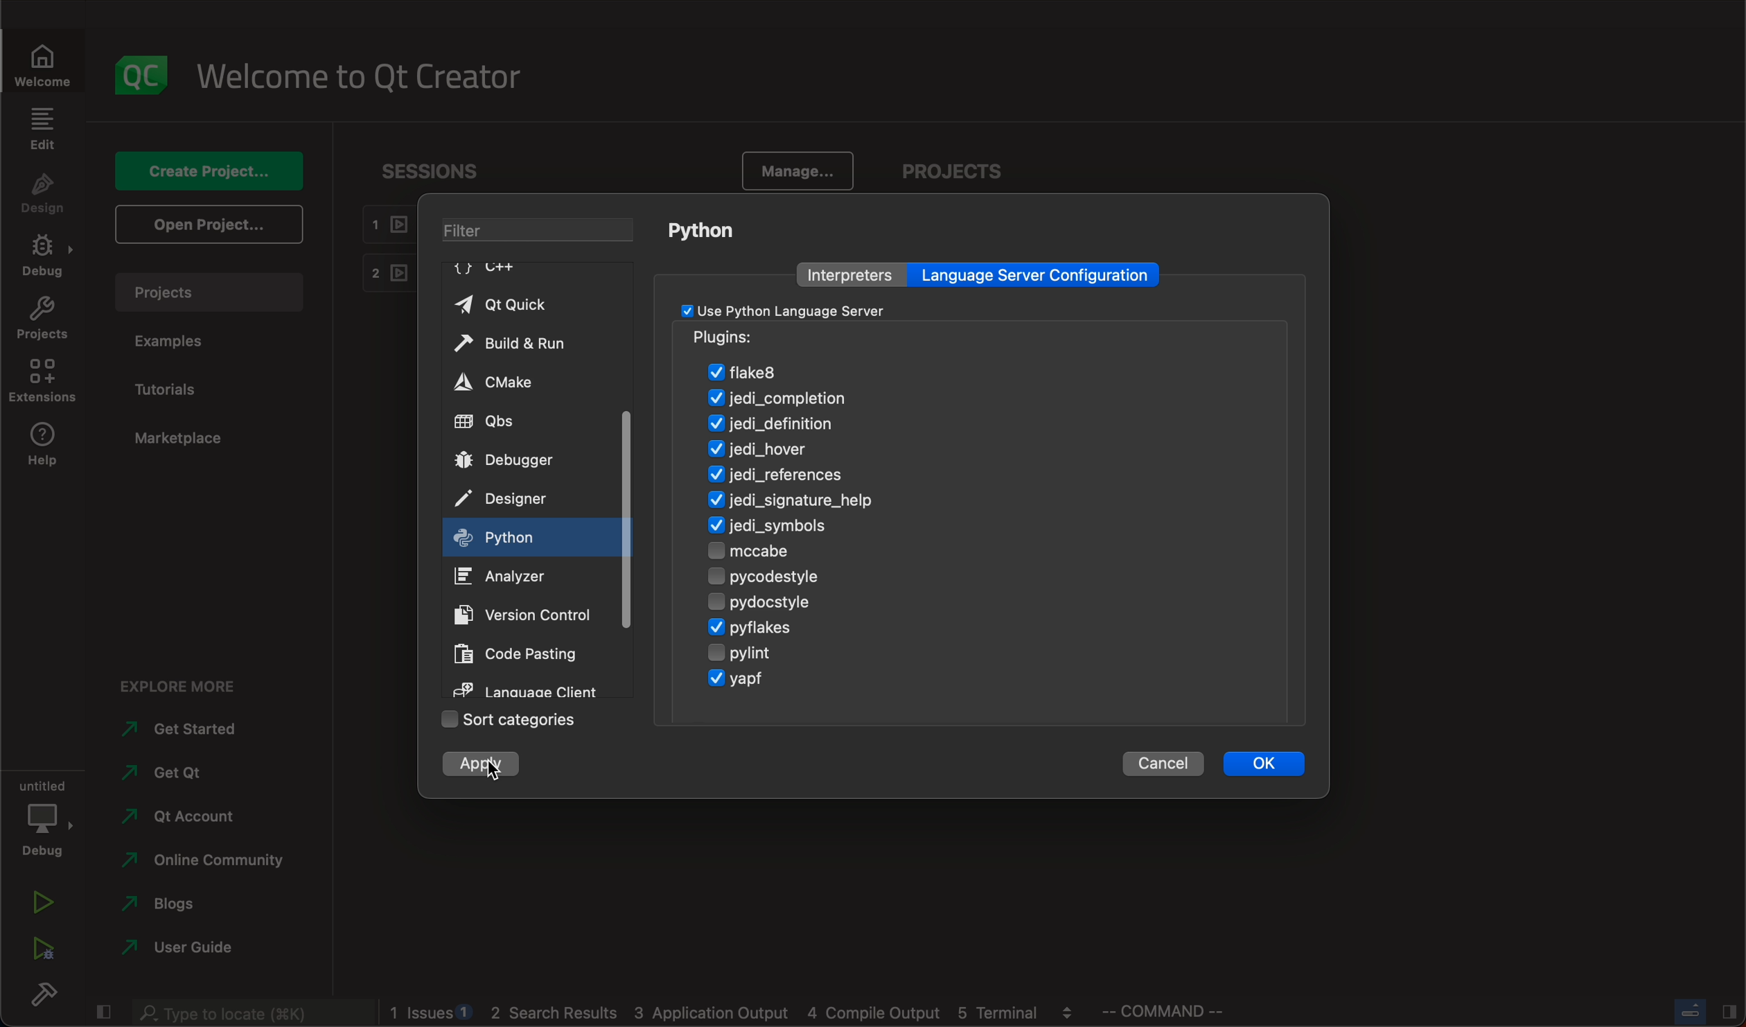  What do you see at coordinates (752, 373) in the screenshot?
I see `flake8 enabled` at bounding box center [752, 373].